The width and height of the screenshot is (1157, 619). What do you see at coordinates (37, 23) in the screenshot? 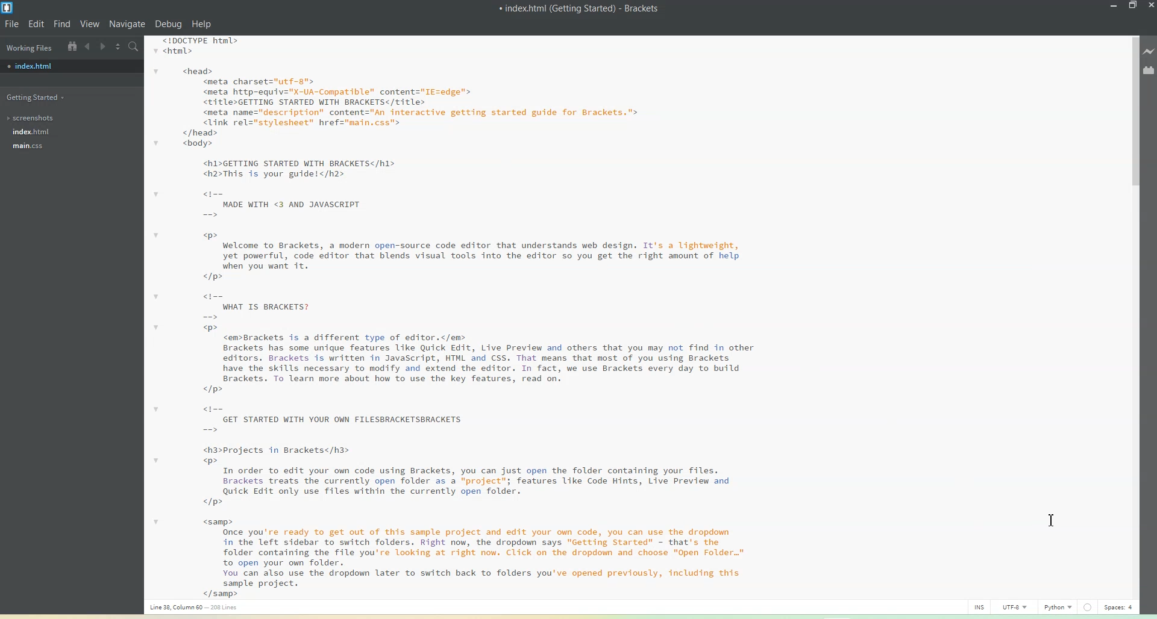
I see `Edit` at bounding box center [37, 23].